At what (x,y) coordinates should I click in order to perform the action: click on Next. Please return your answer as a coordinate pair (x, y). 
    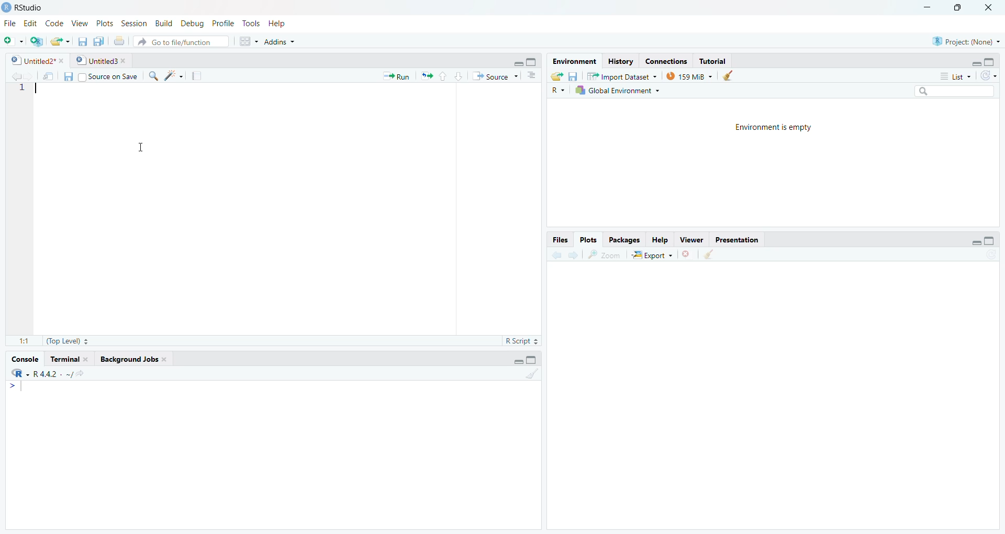
    Looking at the image, I should click on (573, 255).